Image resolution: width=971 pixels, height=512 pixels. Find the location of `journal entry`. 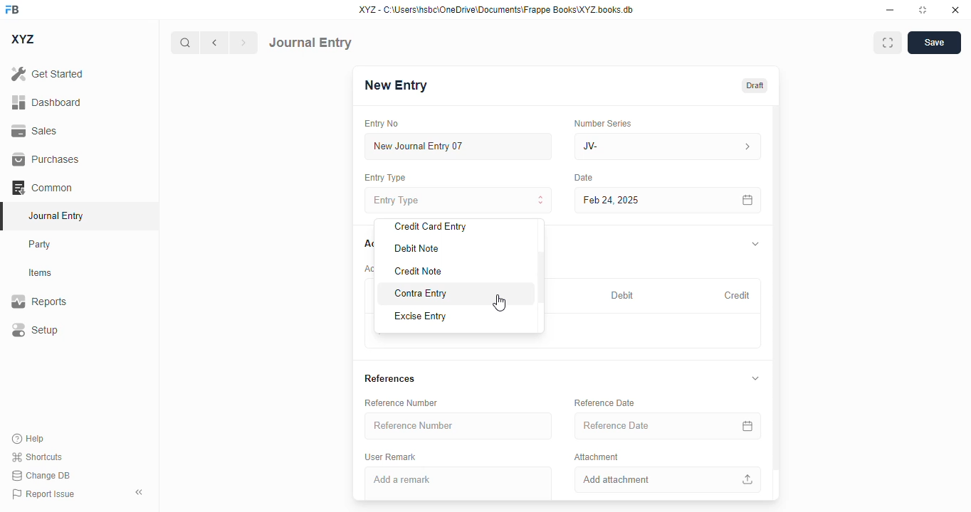

journal entry is located at coordinates (310, 43).